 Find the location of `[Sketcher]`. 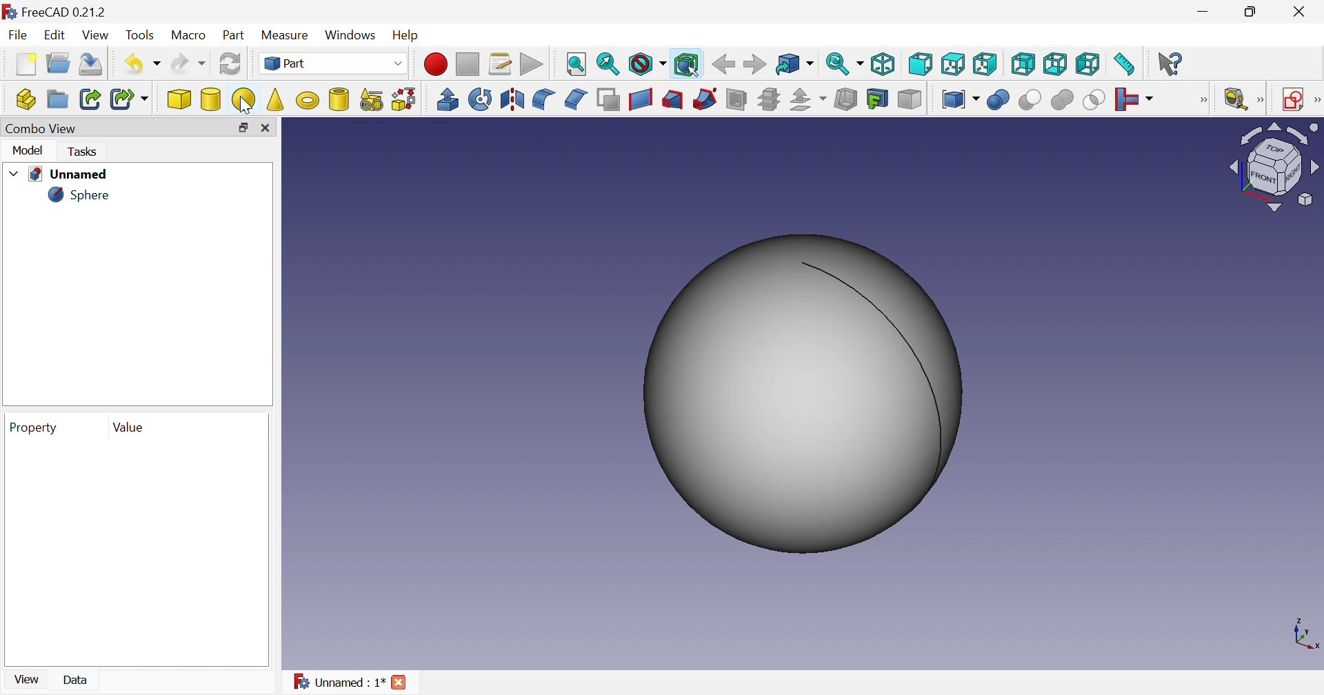

[Sketcher] is located at coordinates (1316, 100).